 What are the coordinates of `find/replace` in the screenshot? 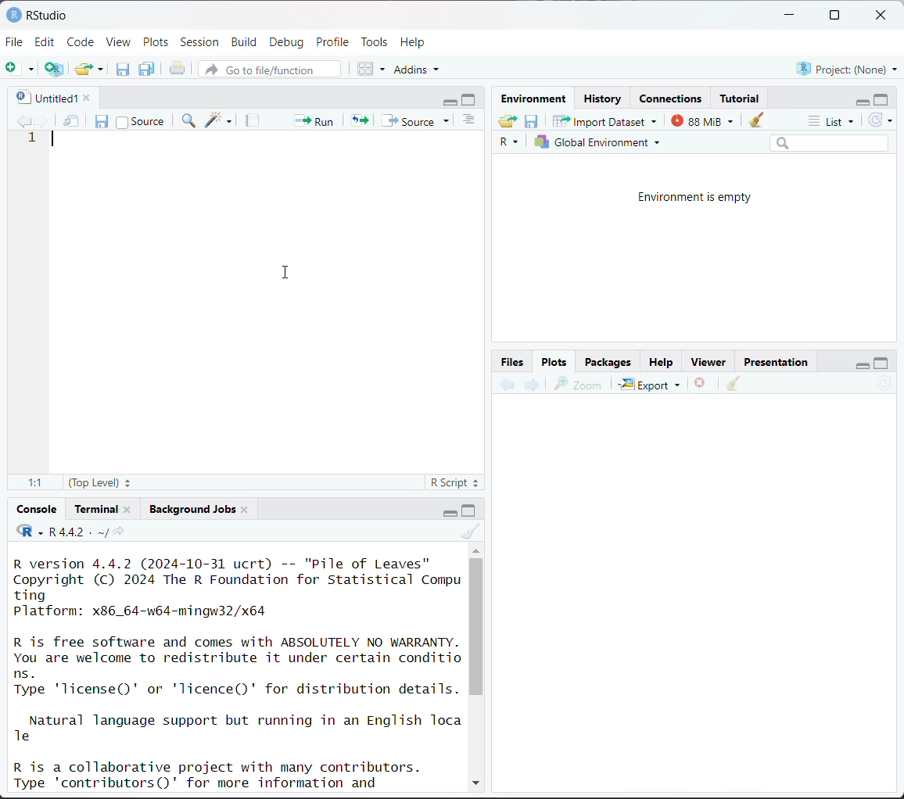 It's located at (190, 122).